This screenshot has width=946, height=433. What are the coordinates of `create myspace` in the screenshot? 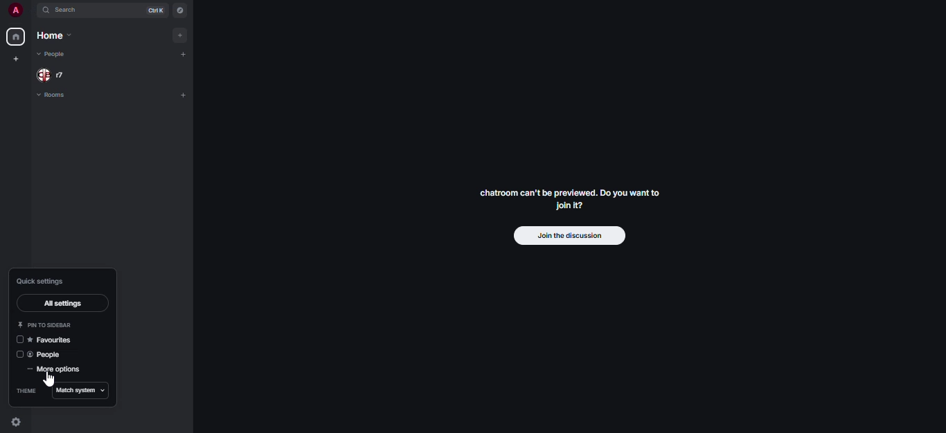 It's located at (15, 57).